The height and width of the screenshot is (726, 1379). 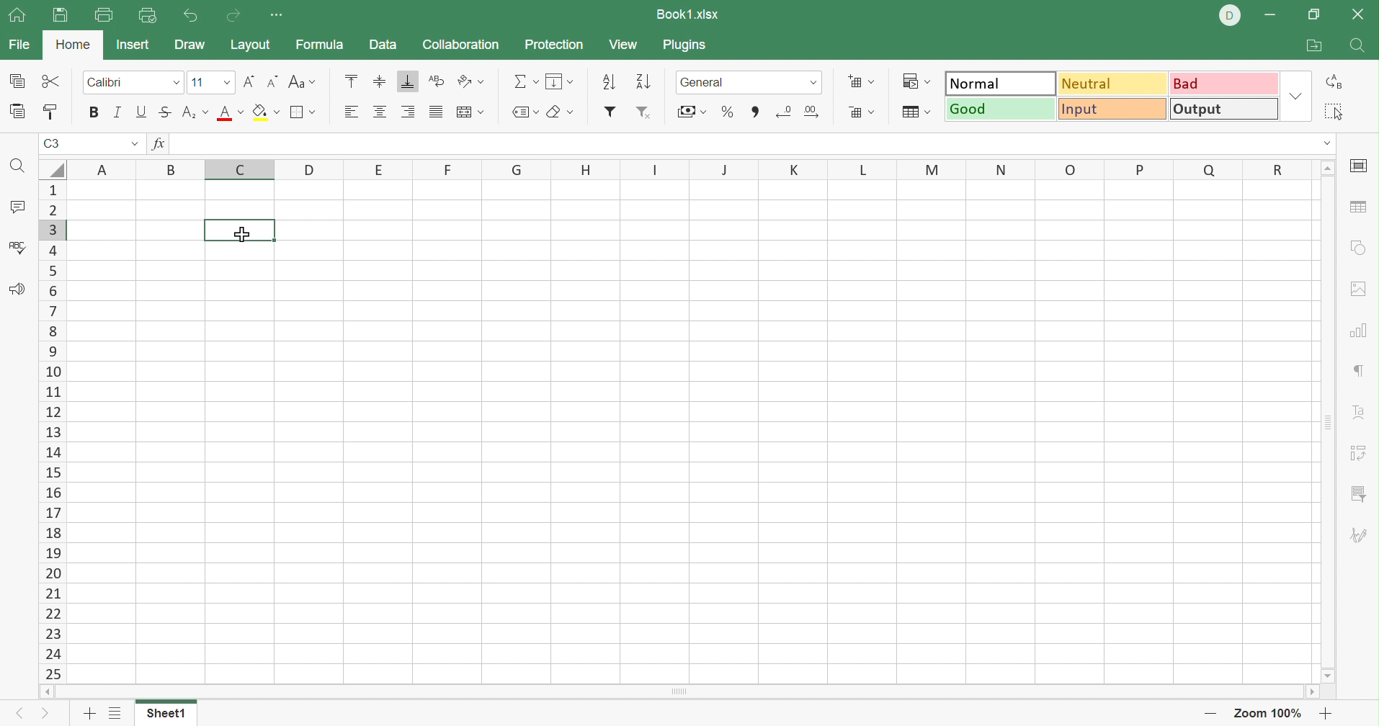 I want to click on Format as table template, so click(x=916, y=112).